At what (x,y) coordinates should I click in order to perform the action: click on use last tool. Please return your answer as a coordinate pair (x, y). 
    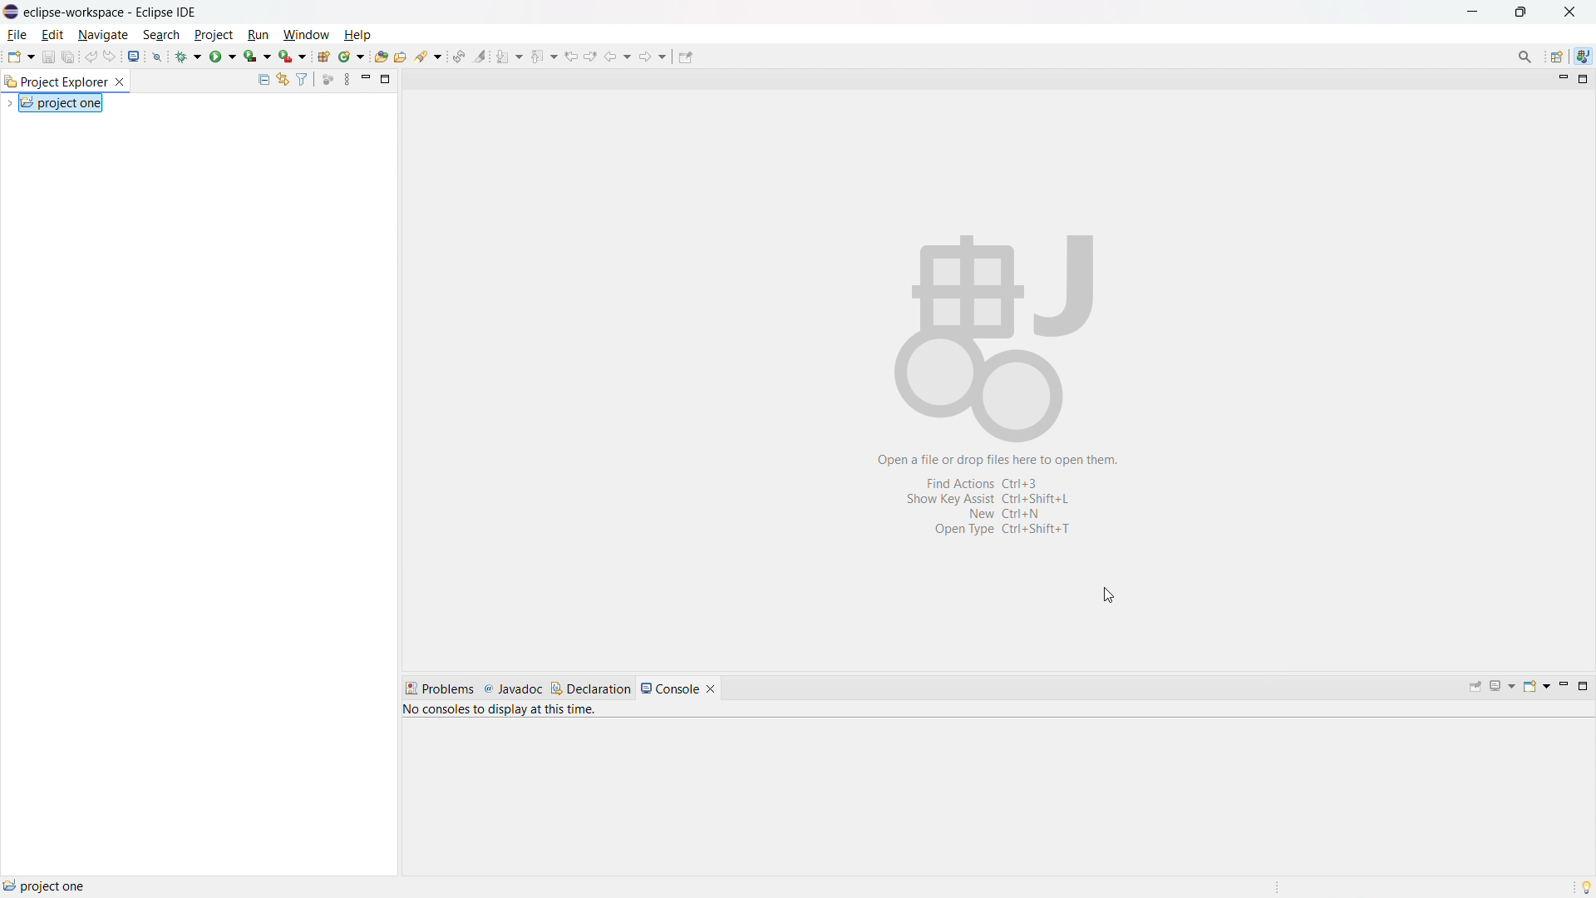
    Looking at the image, I should click on (292, 57).